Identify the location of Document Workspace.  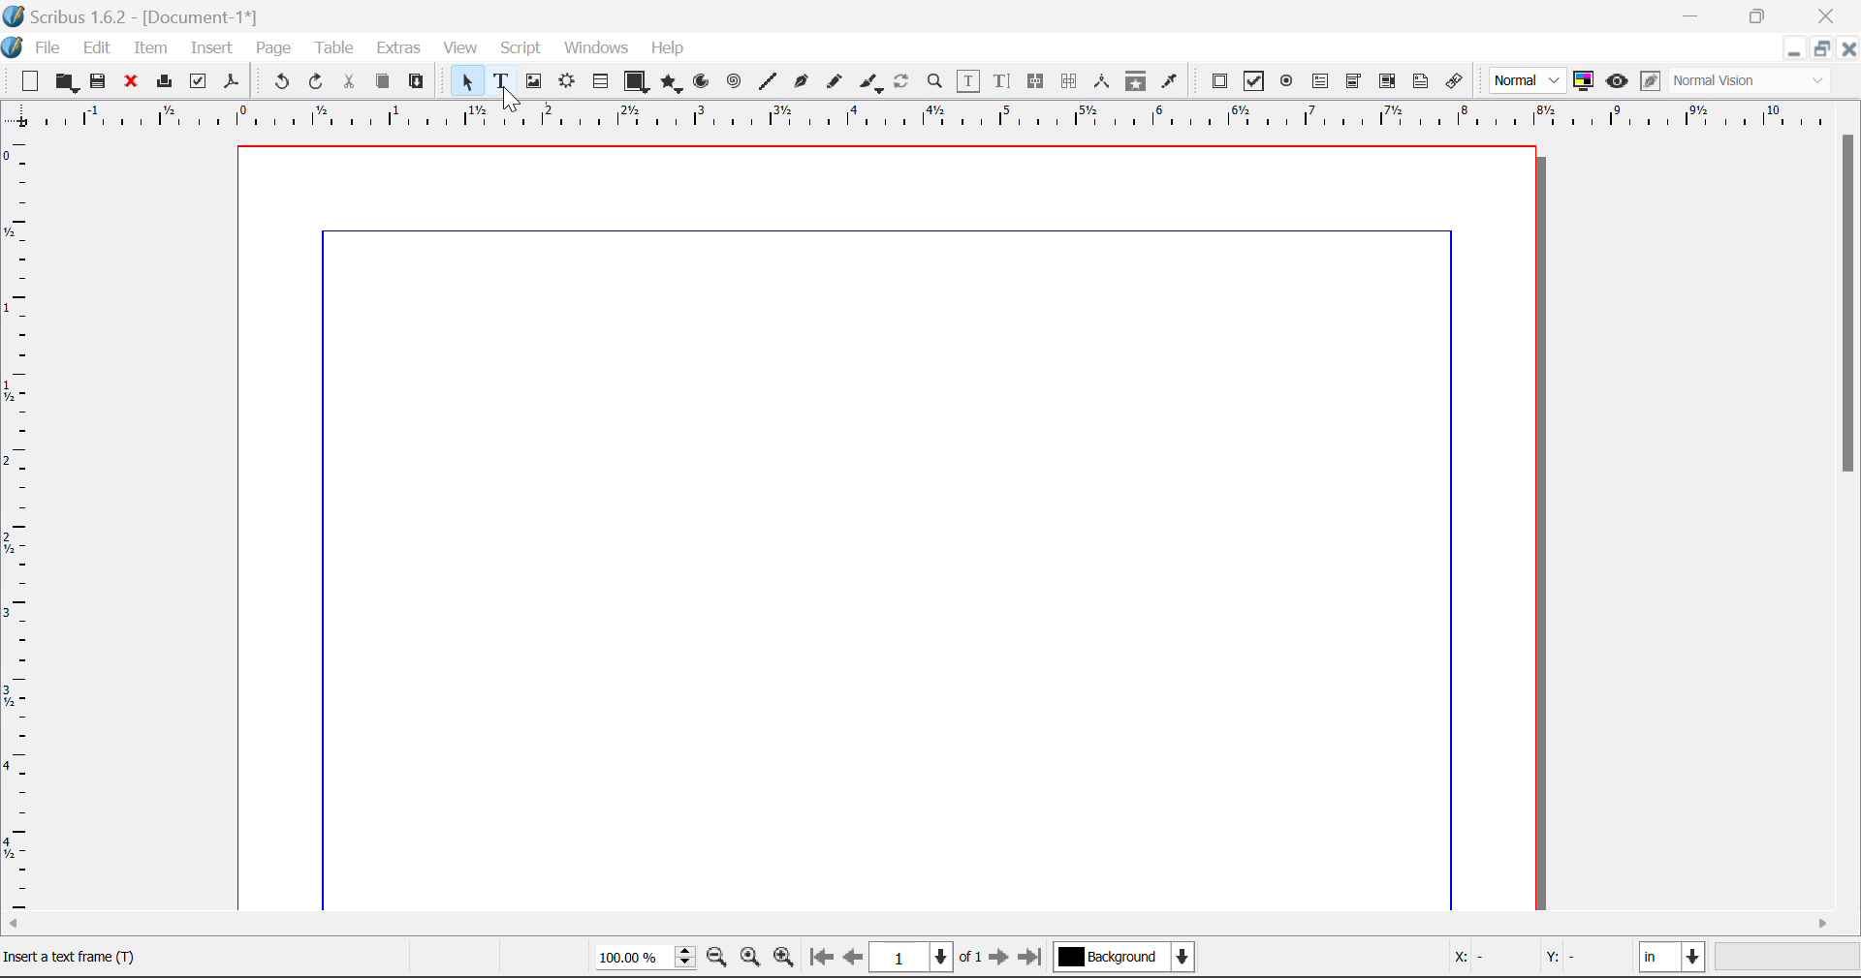
(897, 526).